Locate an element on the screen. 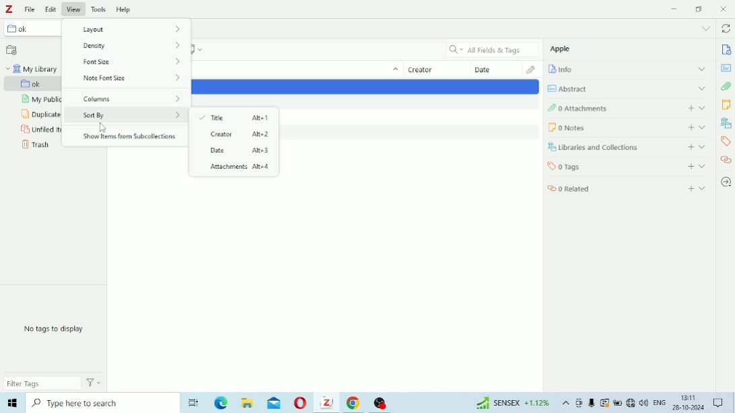 The height and width of the screenshot is (413, 735). Notifications is located at coordinates (720, 403).